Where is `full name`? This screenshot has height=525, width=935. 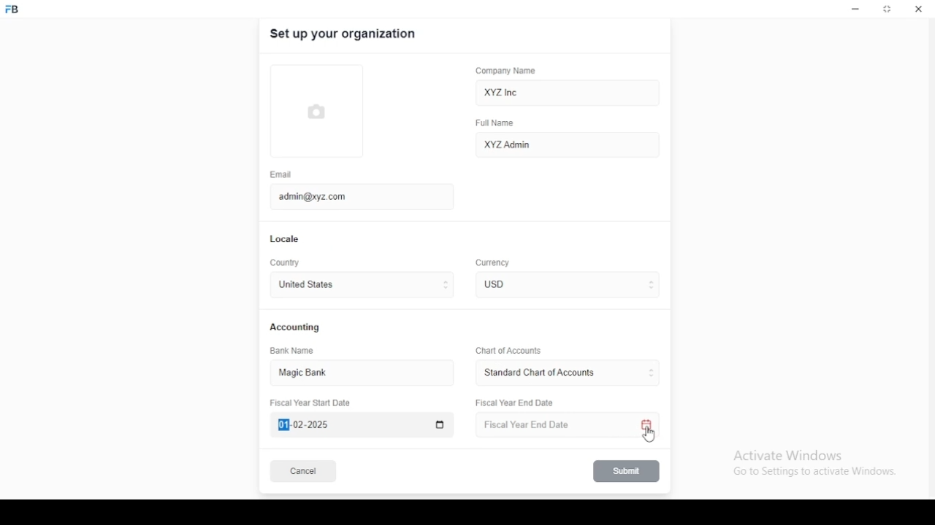
full name is located at coordinates (499, 123).